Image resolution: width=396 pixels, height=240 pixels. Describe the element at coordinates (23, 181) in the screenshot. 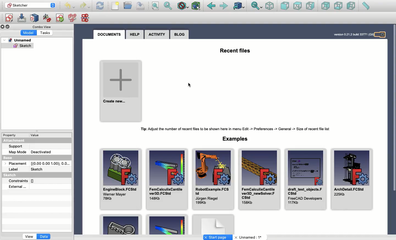

I see `Constraints []` at that location.